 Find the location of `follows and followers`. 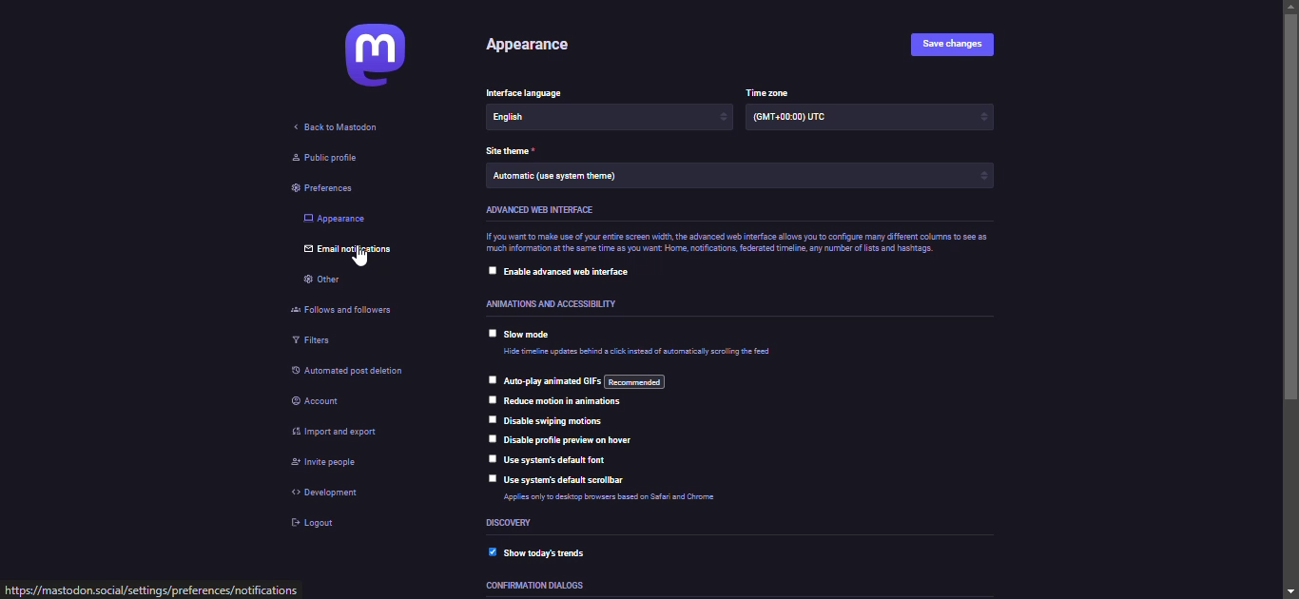

follows and followers is located at coordinates (347, 309).